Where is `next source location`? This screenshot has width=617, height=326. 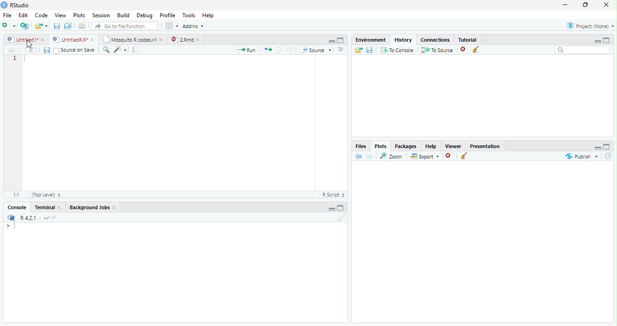
next source location is located at coordinates (20, 50).